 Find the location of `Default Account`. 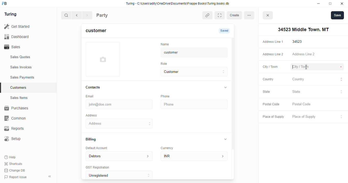

Default Account is located at coordinates (101, 148).